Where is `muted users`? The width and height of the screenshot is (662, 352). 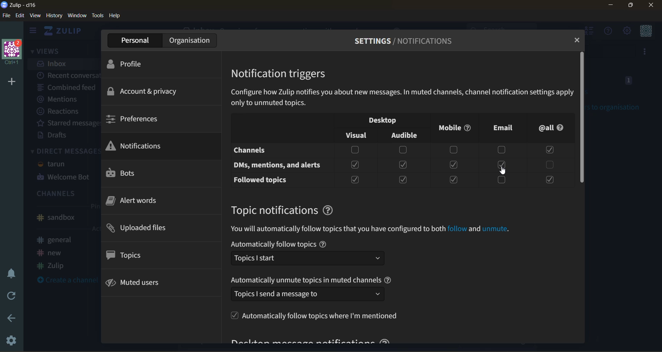 muted users is located at coordinates (140, 284).